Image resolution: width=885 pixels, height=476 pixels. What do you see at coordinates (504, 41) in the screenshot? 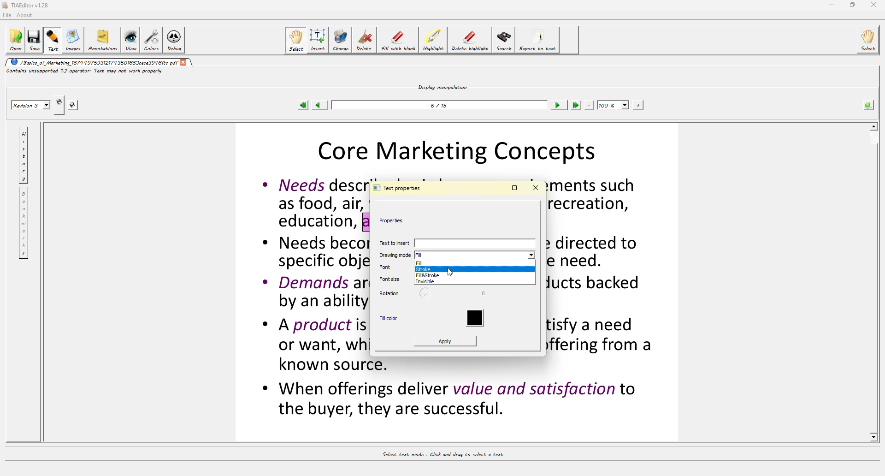
I see `search` at bounding box center [504, 41].